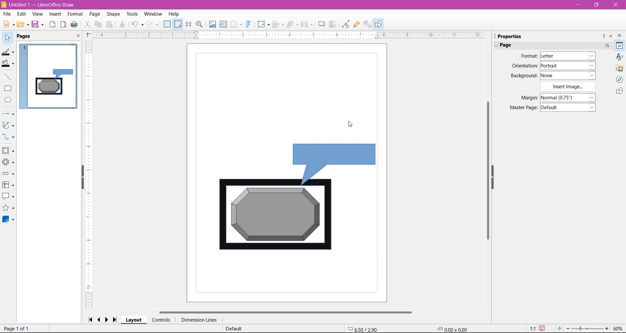 This screenshot has width=626, height=333. Describe the element at coordinates (8, 114) in the screenshot. I see `Lines and Arrows` at that location.